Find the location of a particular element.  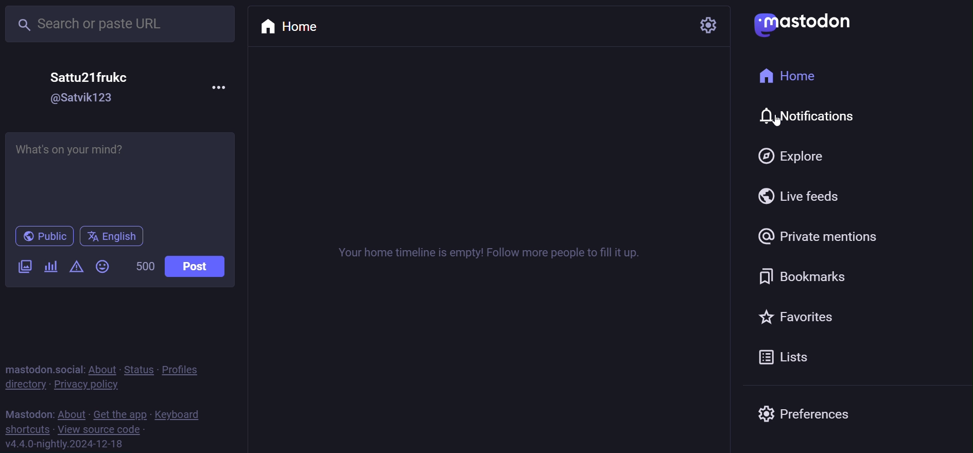

home is located at coordinates (795, 76).